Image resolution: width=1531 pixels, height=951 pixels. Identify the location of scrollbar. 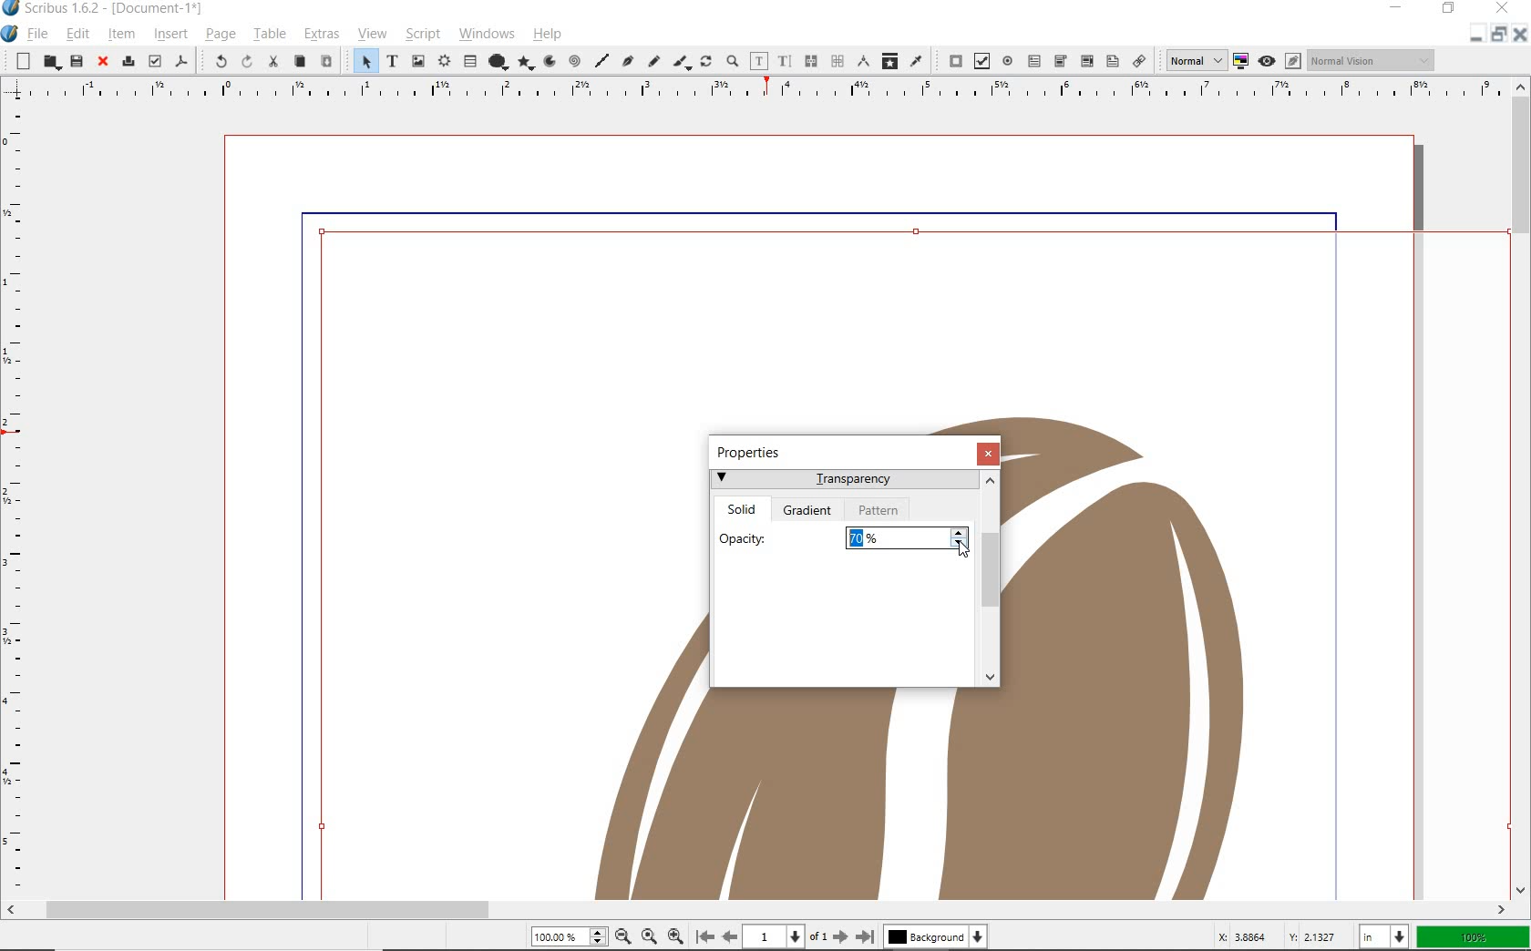
(756, 912).